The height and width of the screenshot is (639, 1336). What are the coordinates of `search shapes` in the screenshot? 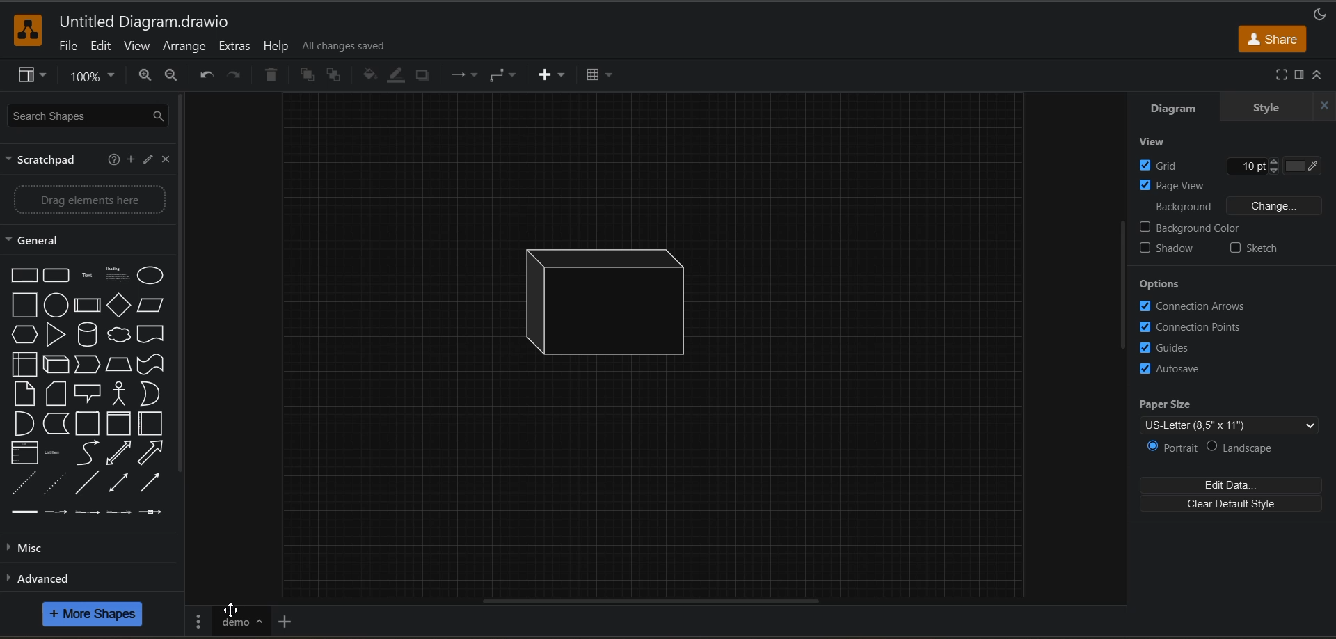 It's located at (83, 116).